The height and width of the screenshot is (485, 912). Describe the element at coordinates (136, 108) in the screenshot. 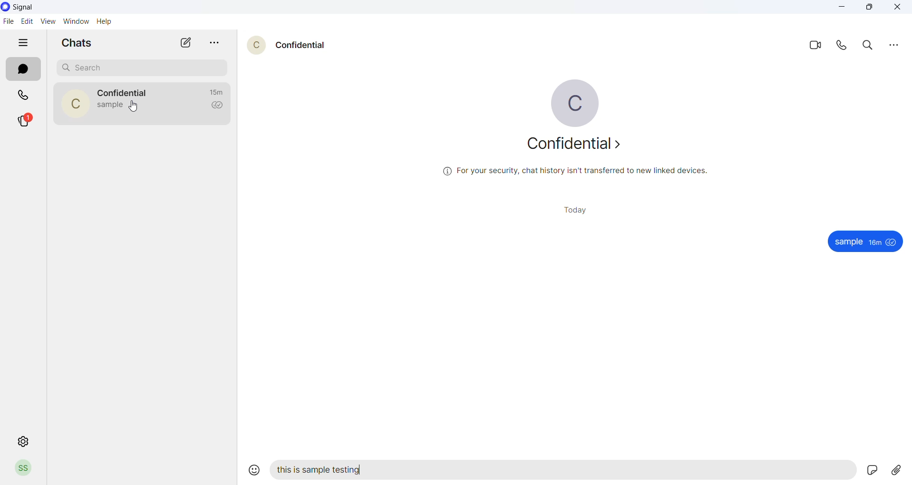

I see `cursor` at that location.